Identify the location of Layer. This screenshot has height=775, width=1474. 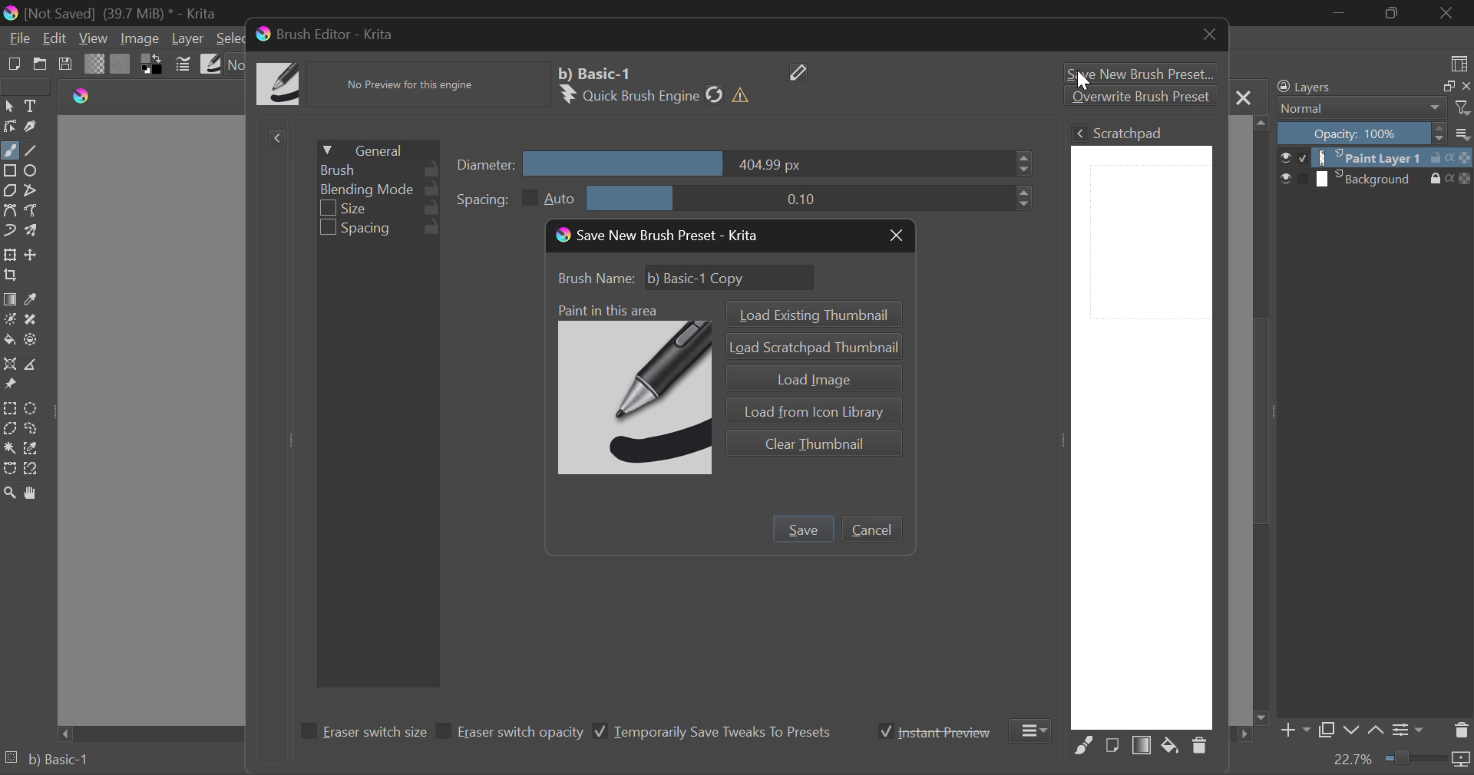
(188, 40).